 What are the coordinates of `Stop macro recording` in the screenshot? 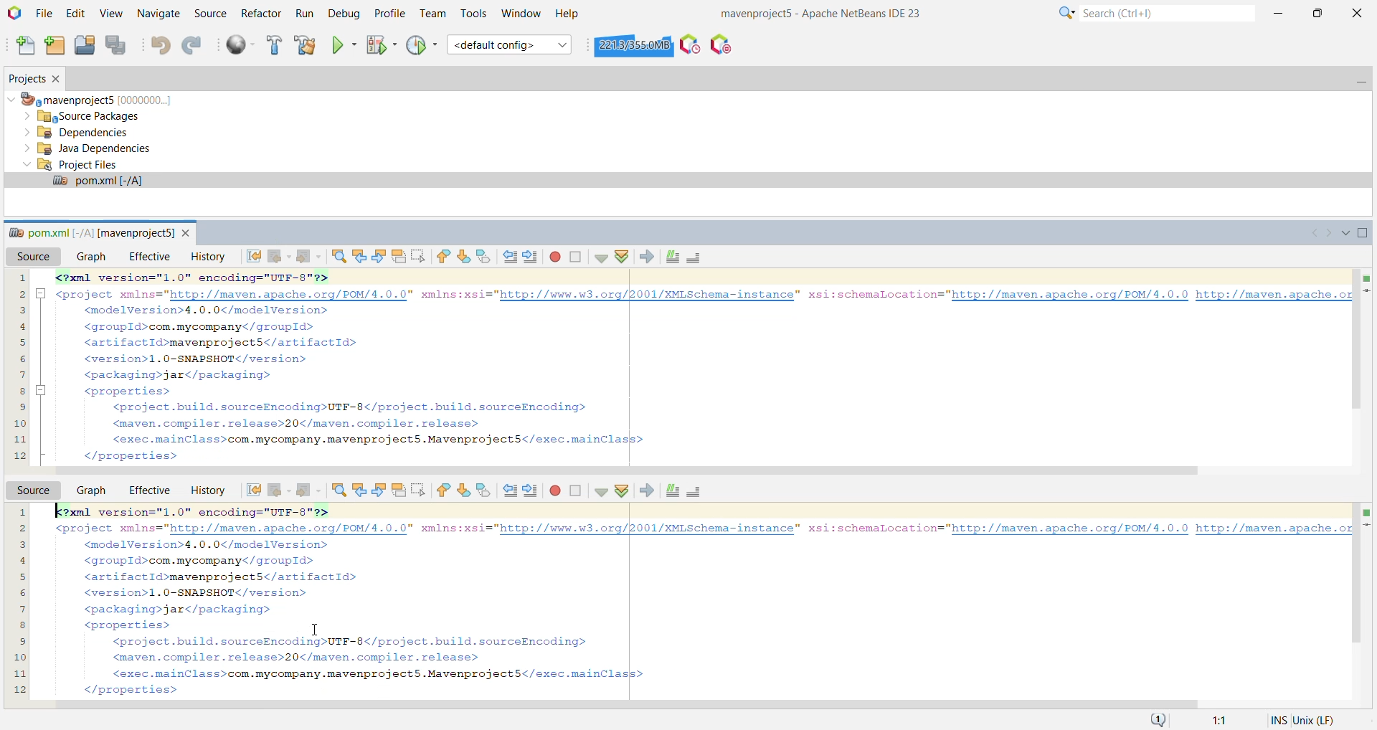 It's located at (575, 257).